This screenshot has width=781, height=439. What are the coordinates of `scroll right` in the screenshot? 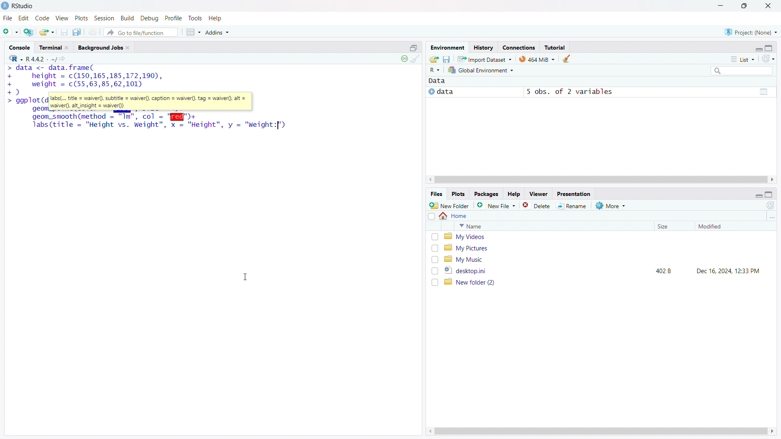 It's located at (773, 431).